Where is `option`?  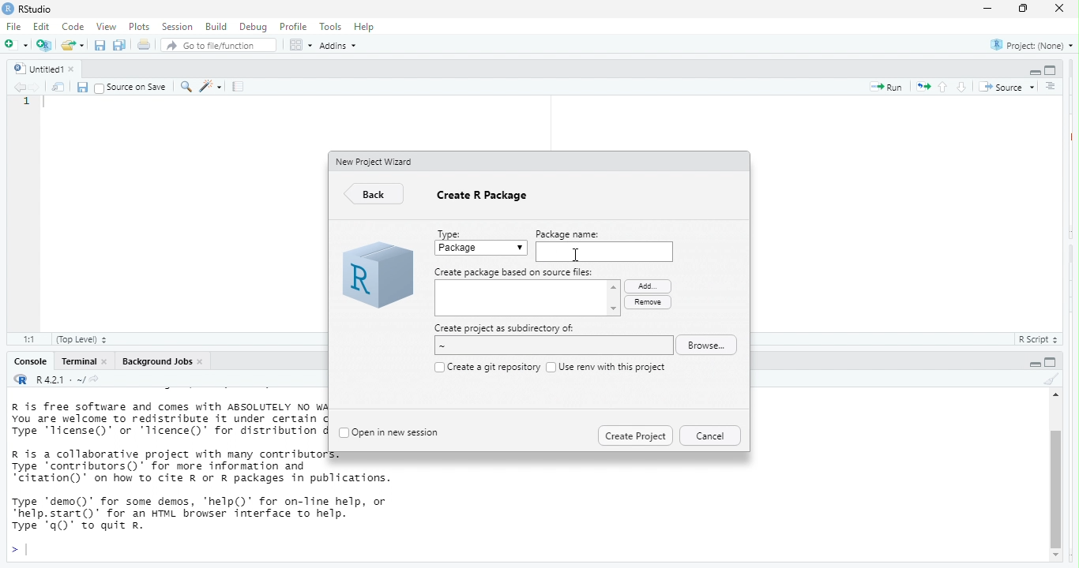
option is located at coordinates (299, 45).